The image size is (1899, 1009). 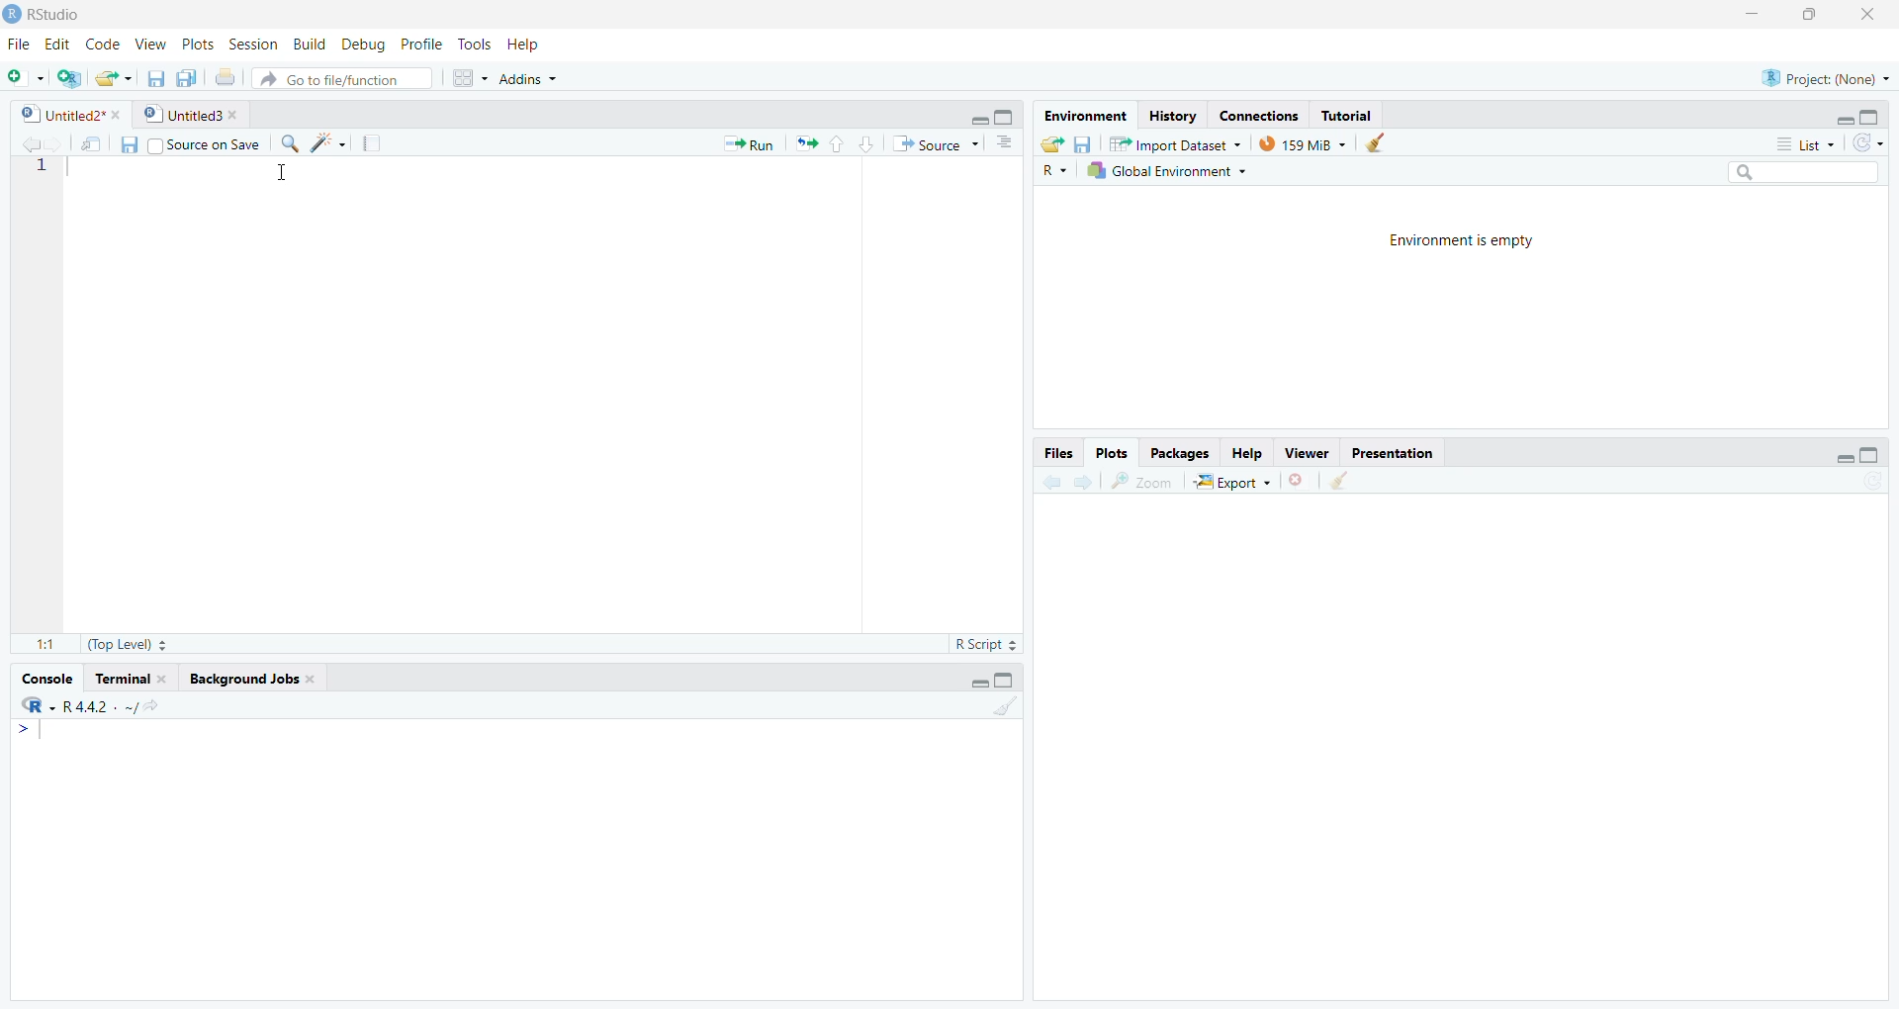 I want to click on Clean, so click(x=1340, y=482).